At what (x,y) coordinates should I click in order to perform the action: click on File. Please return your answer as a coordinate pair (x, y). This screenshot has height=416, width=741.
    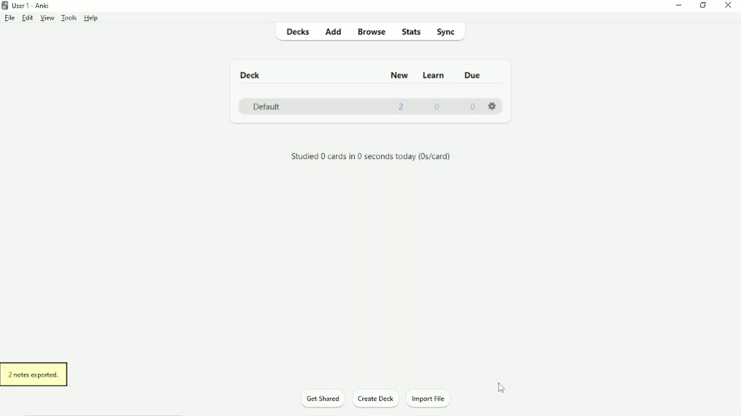
    Looking at the image, I should click on (9, 18).